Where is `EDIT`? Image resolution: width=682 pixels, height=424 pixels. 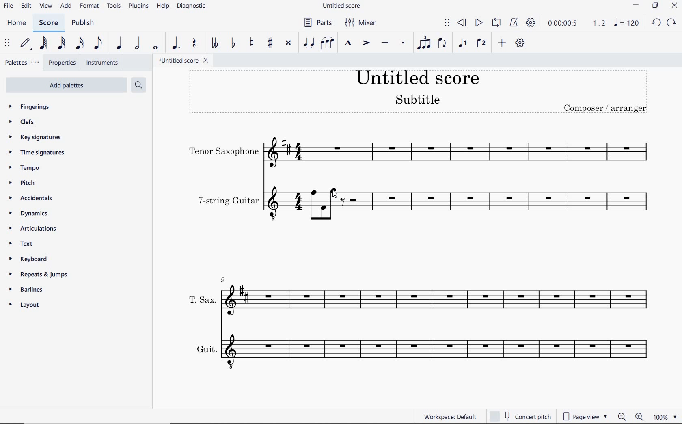 EDIT is located at coordinates (25, 6).